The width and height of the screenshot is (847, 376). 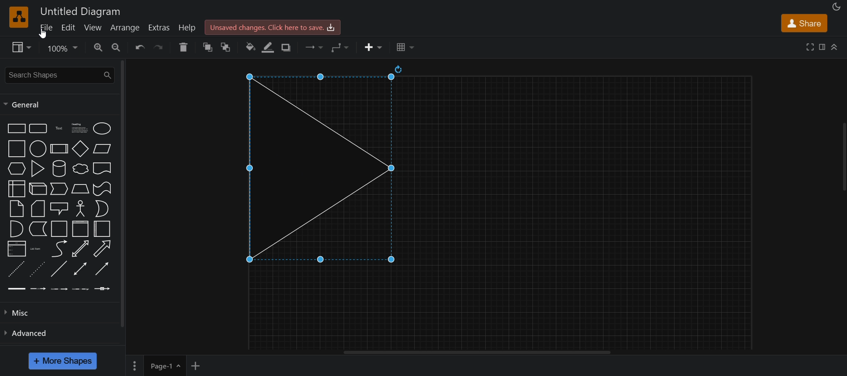 I want to click on step, so click(x=59, y=188).